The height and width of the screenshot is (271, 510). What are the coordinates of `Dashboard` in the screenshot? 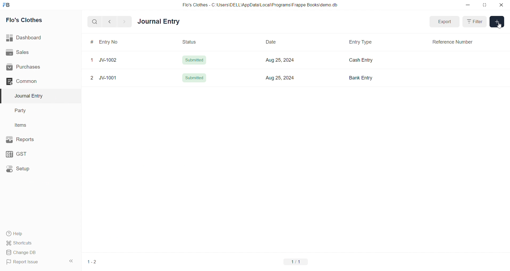 It's located at (39, 38).